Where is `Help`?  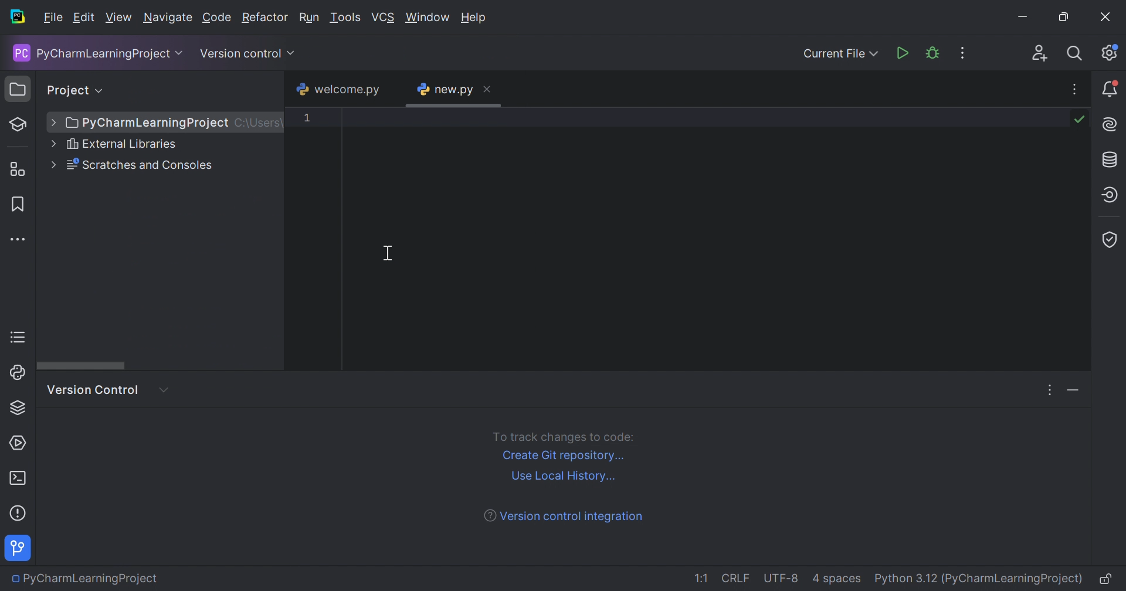
Help is located at coordinates (475, 18).